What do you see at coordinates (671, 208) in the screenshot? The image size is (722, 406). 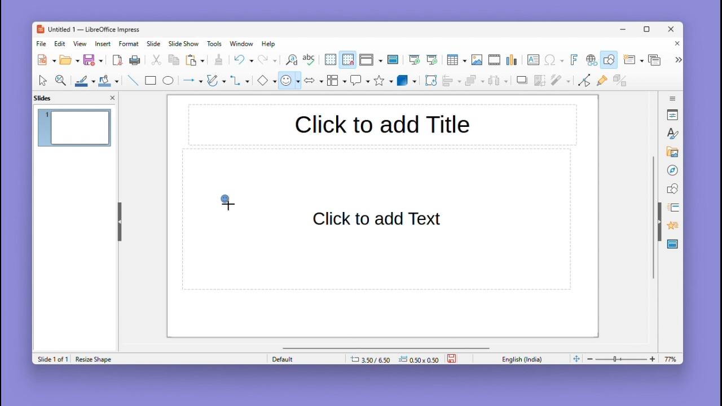 I see `Animation` at bounding box center [671, 208].